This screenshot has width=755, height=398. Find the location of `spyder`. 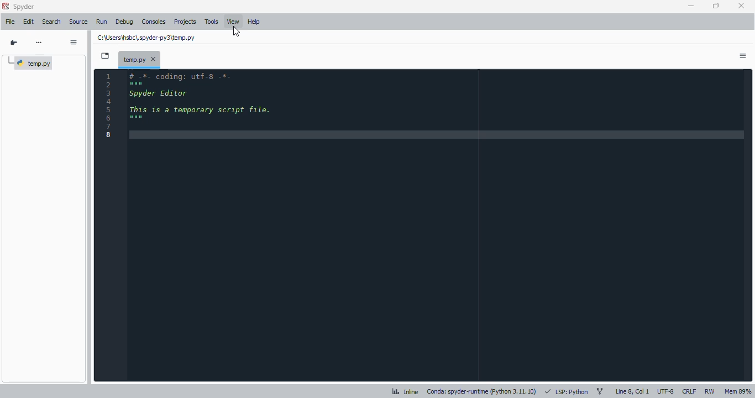

spyder is located at coordinates (23, 7).